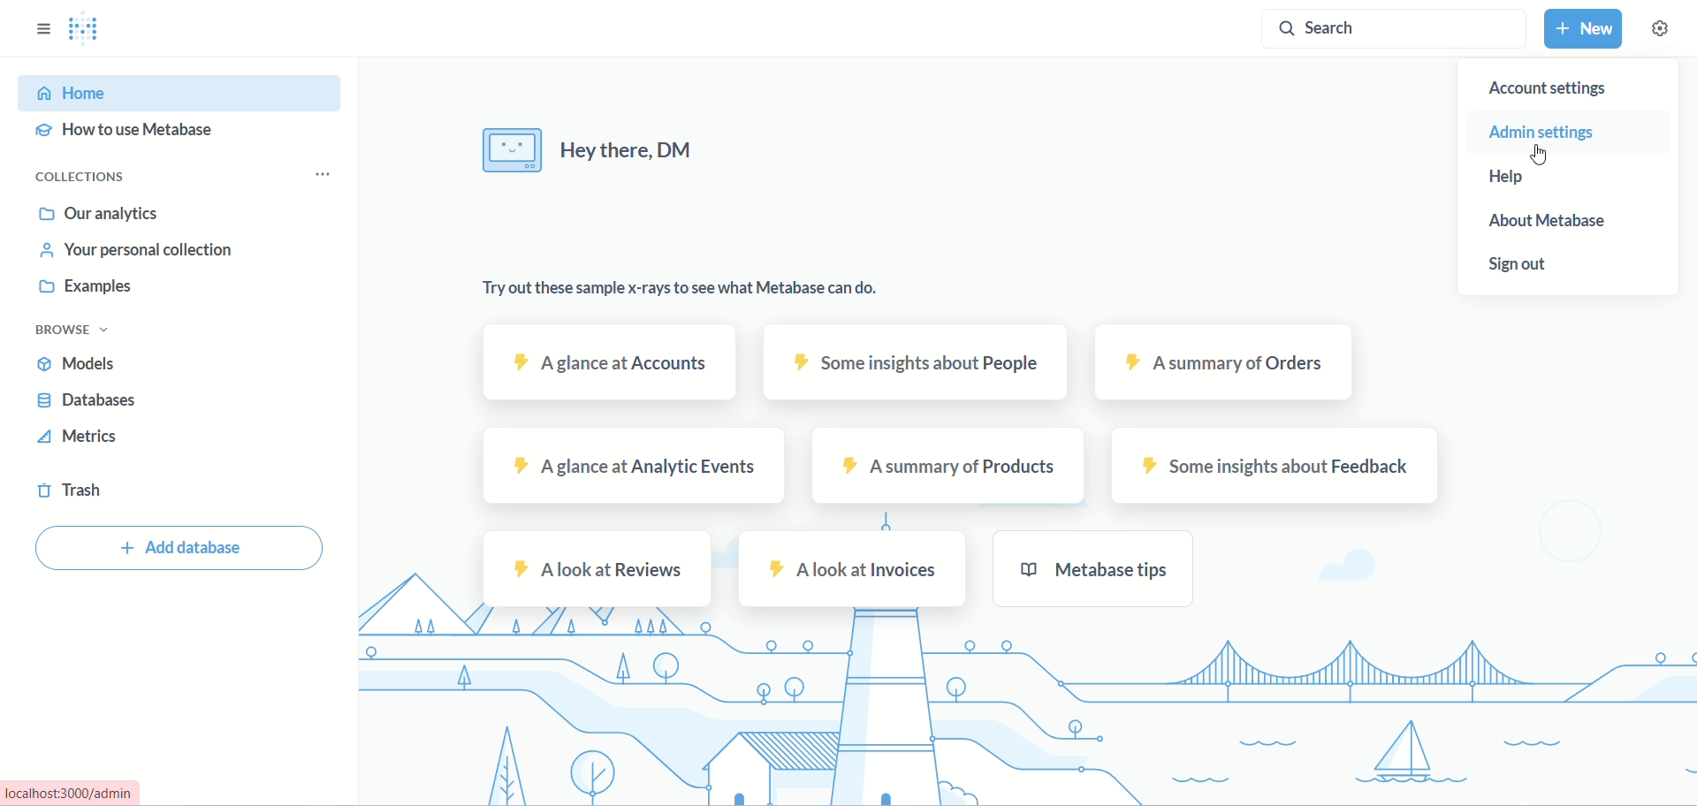 The width and height of the screenshot is (1697, 806). Describe the element at coordinates (917, 361) in the screenshot. I see `people` at that location.